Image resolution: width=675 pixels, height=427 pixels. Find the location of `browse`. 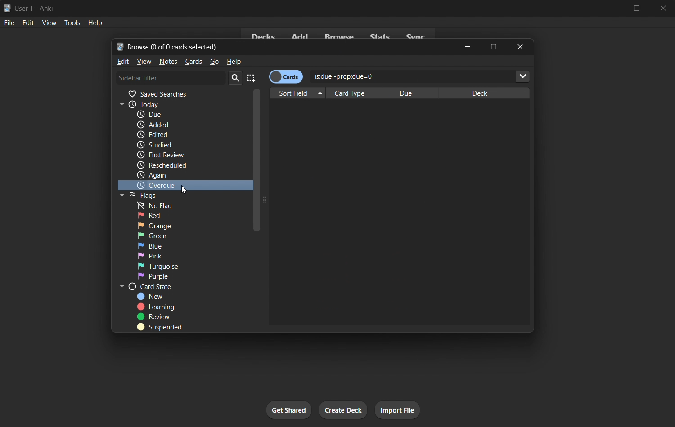

browse is located at coordinates (340, 35).